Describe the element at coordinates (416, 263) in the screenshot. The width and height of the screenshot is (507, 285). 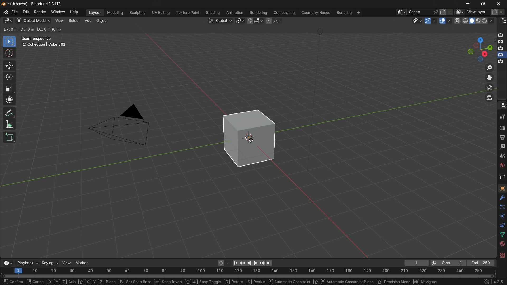
I see `current keyframe` at that location.